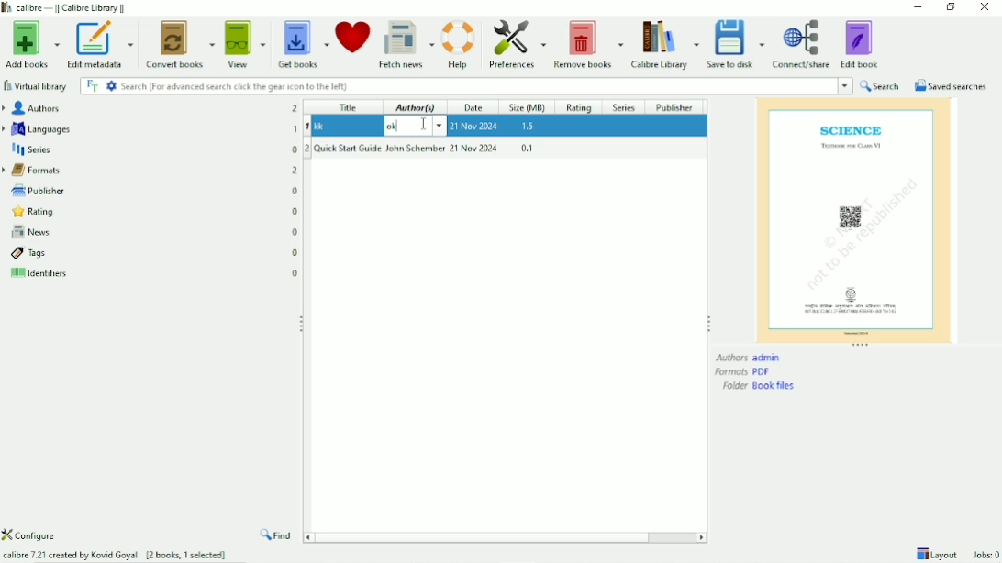 The height and width of the screenshot is (563, 1002). What do you see at coordinates (951, 85) in the screenshot?
I see `Saved searches` at bounding box center [951, 85].